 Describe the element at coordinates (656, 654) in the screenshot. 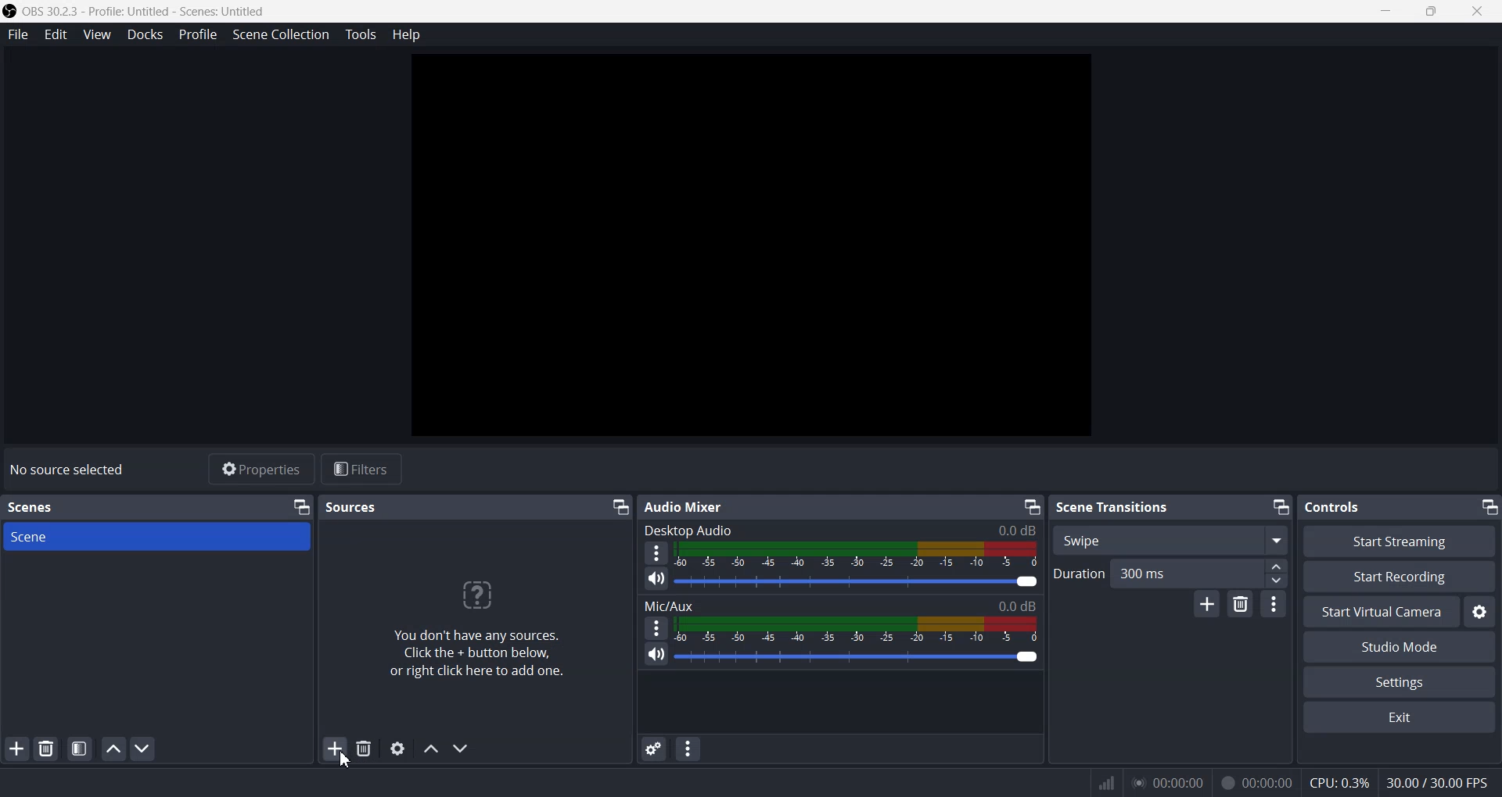

I see `Mute/ Unmute` at that location.